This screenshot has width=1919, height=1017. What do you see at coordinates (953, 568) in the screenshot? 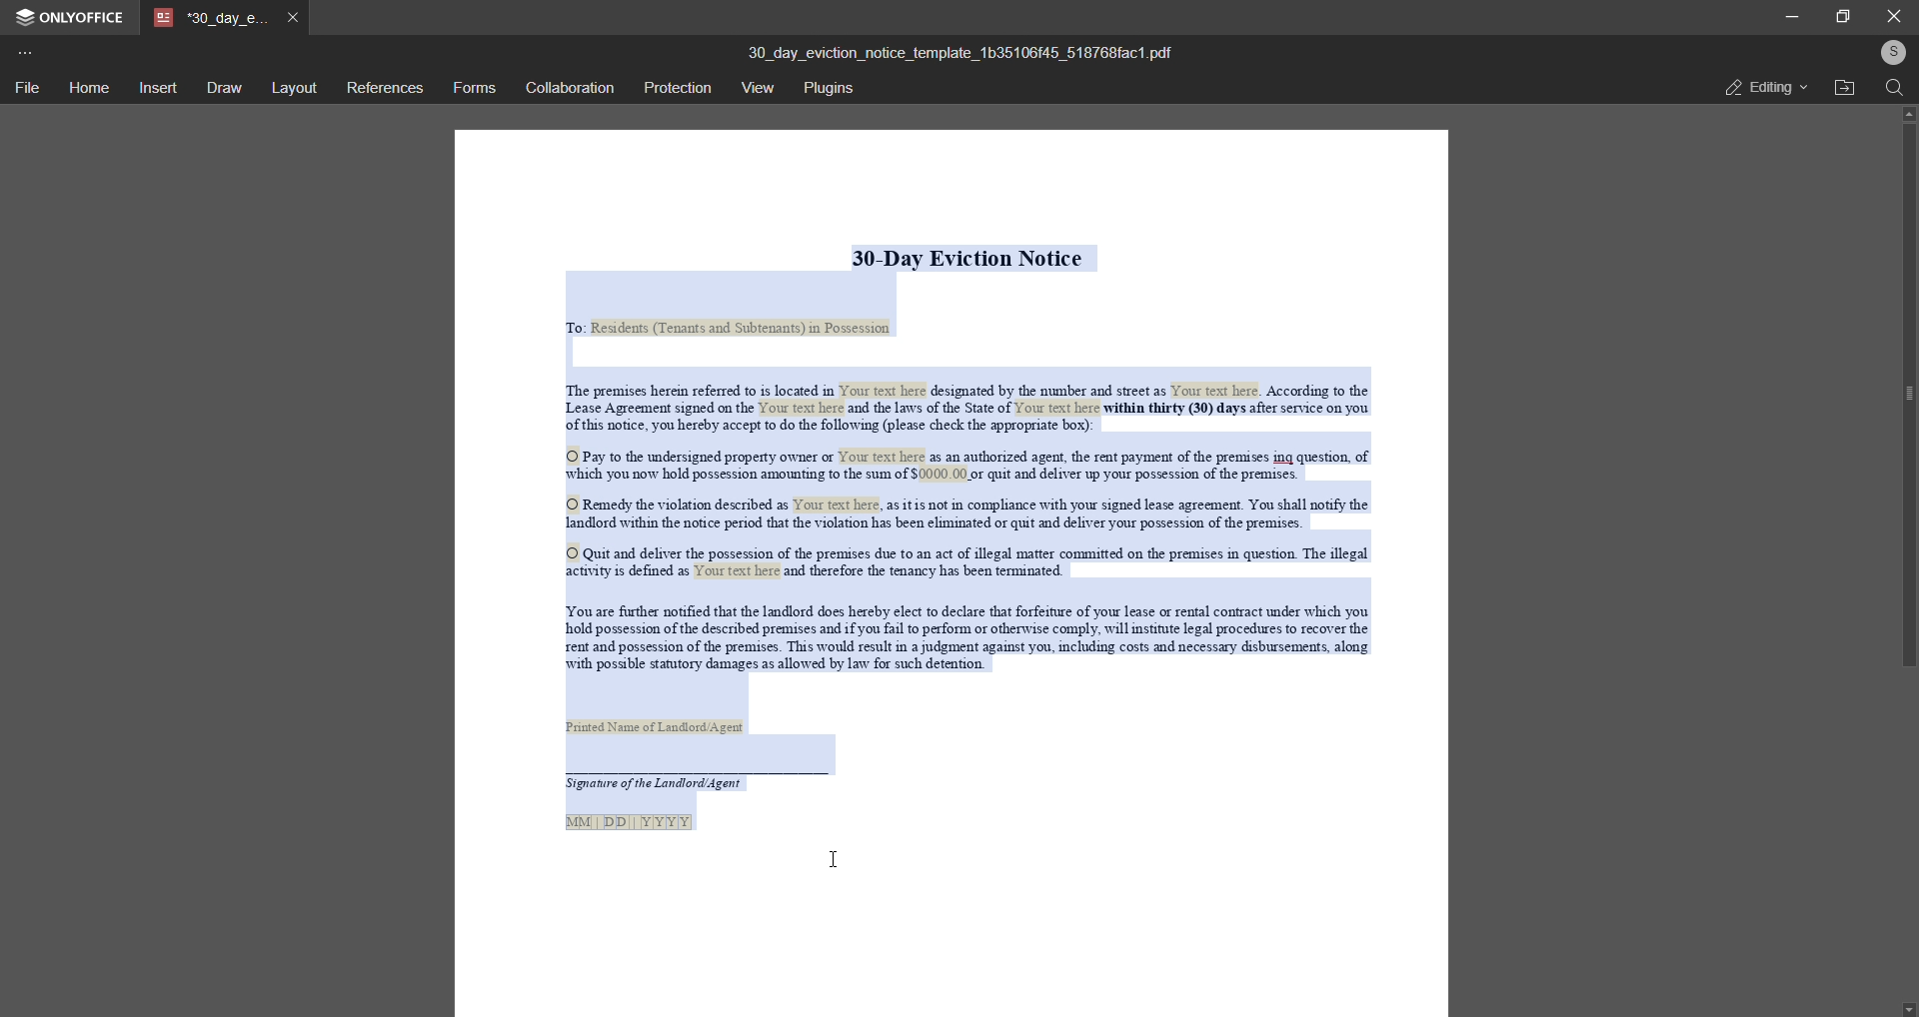
I see `(Text selected)This is a 30 day eviction notice informing tenants that they must either pay overdue rent,correct a lease violation, or vacate the premises due to illegal activity. Failing to comply will result in legal actions. - text selected` at bounding box center [953, 568].